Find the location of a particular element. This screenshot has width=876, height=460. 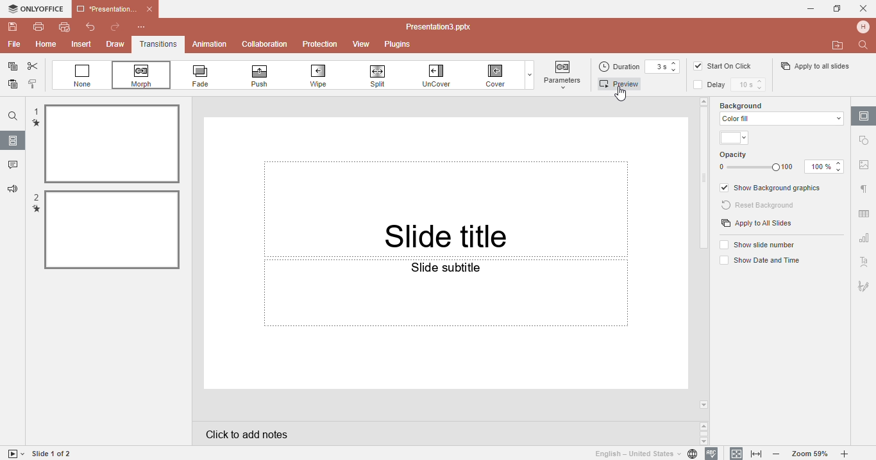

Show date and time is located at coordinates (758, 261).